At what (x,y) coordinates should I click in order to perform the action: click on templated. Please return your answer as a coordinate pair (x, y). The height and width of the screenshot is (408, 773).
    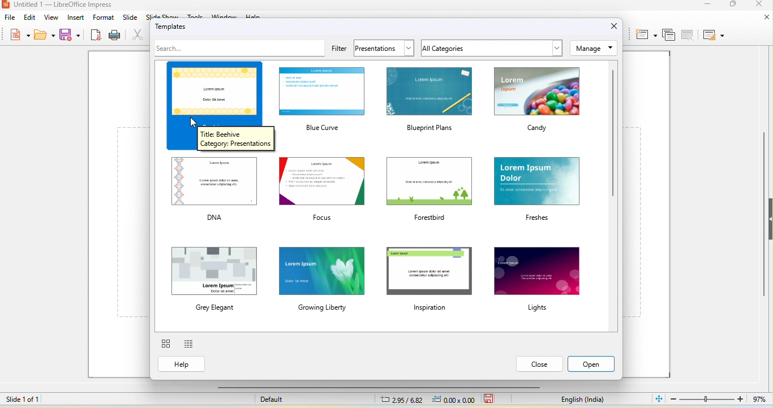
    Looking at the image, I should click on (174, 27).